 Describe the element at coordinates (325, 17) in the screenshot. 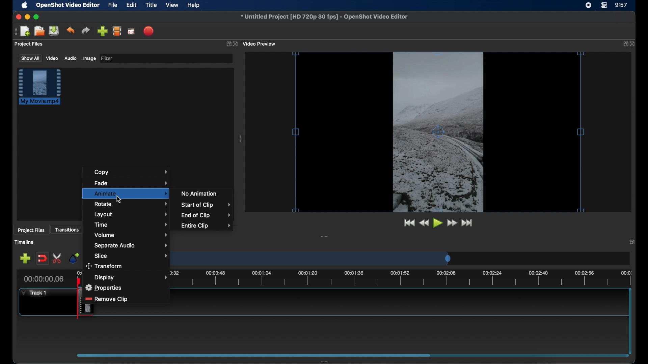

I see `file name` at that location.